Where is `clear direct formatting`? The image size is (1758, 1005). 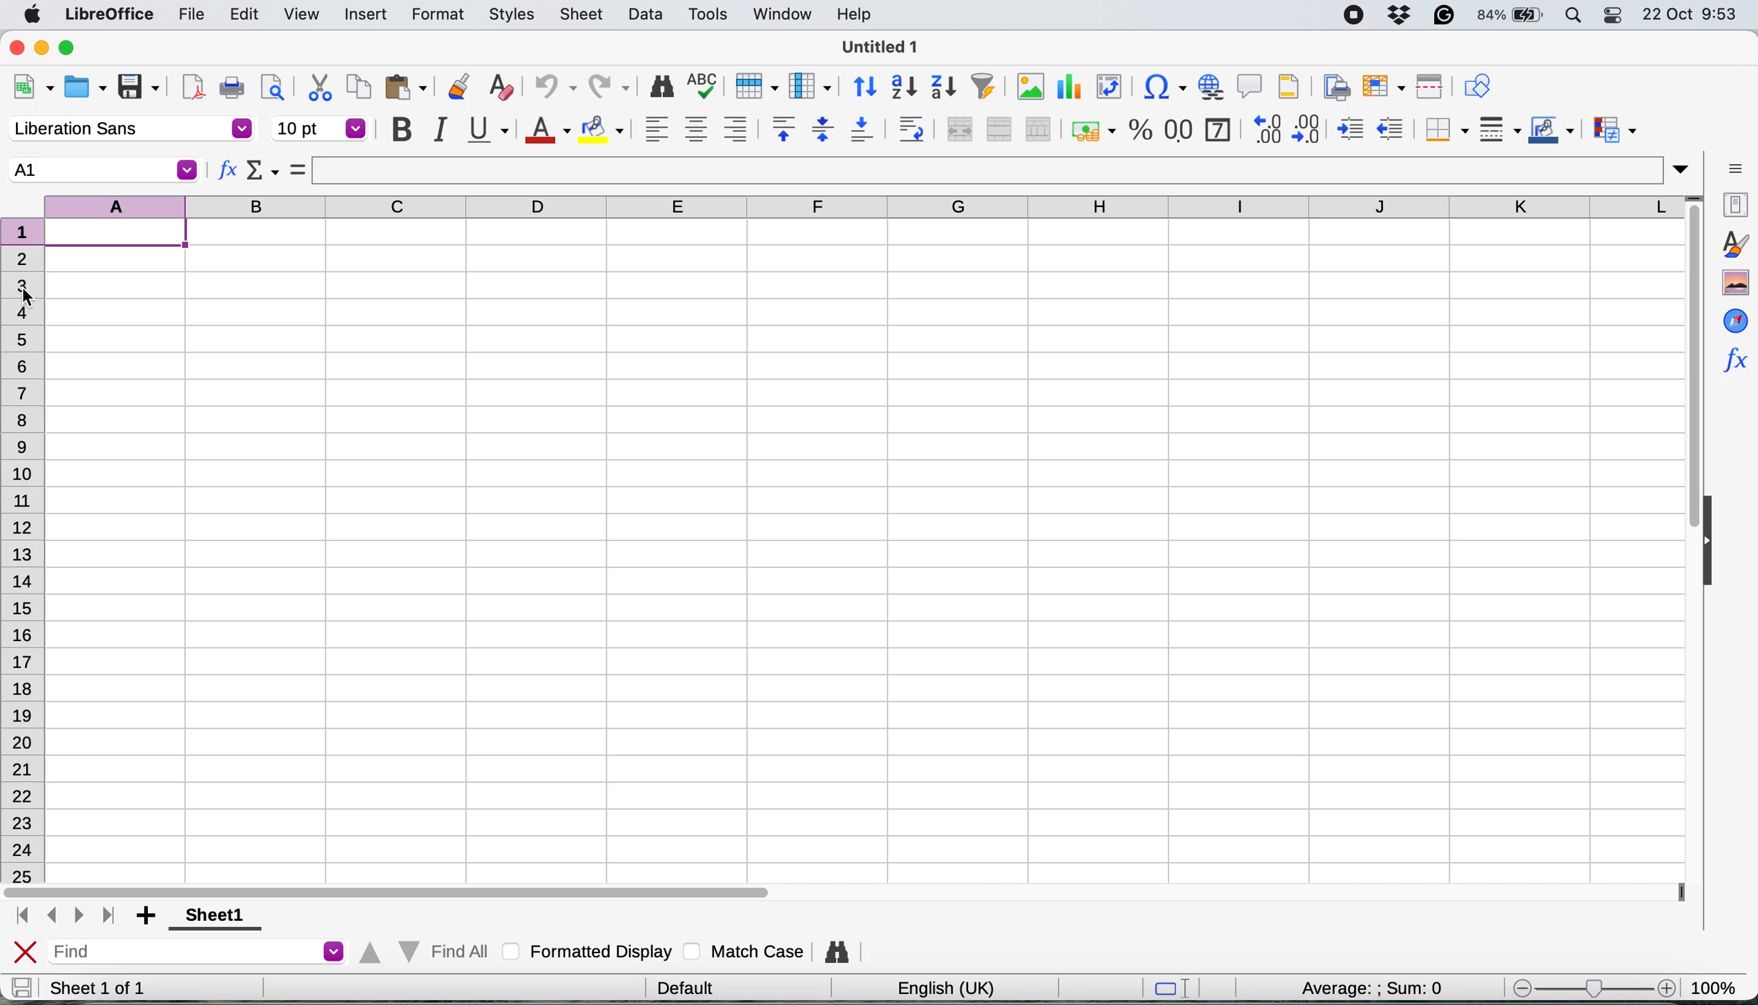 clear direct formatting is located at coordinates (501, 88).